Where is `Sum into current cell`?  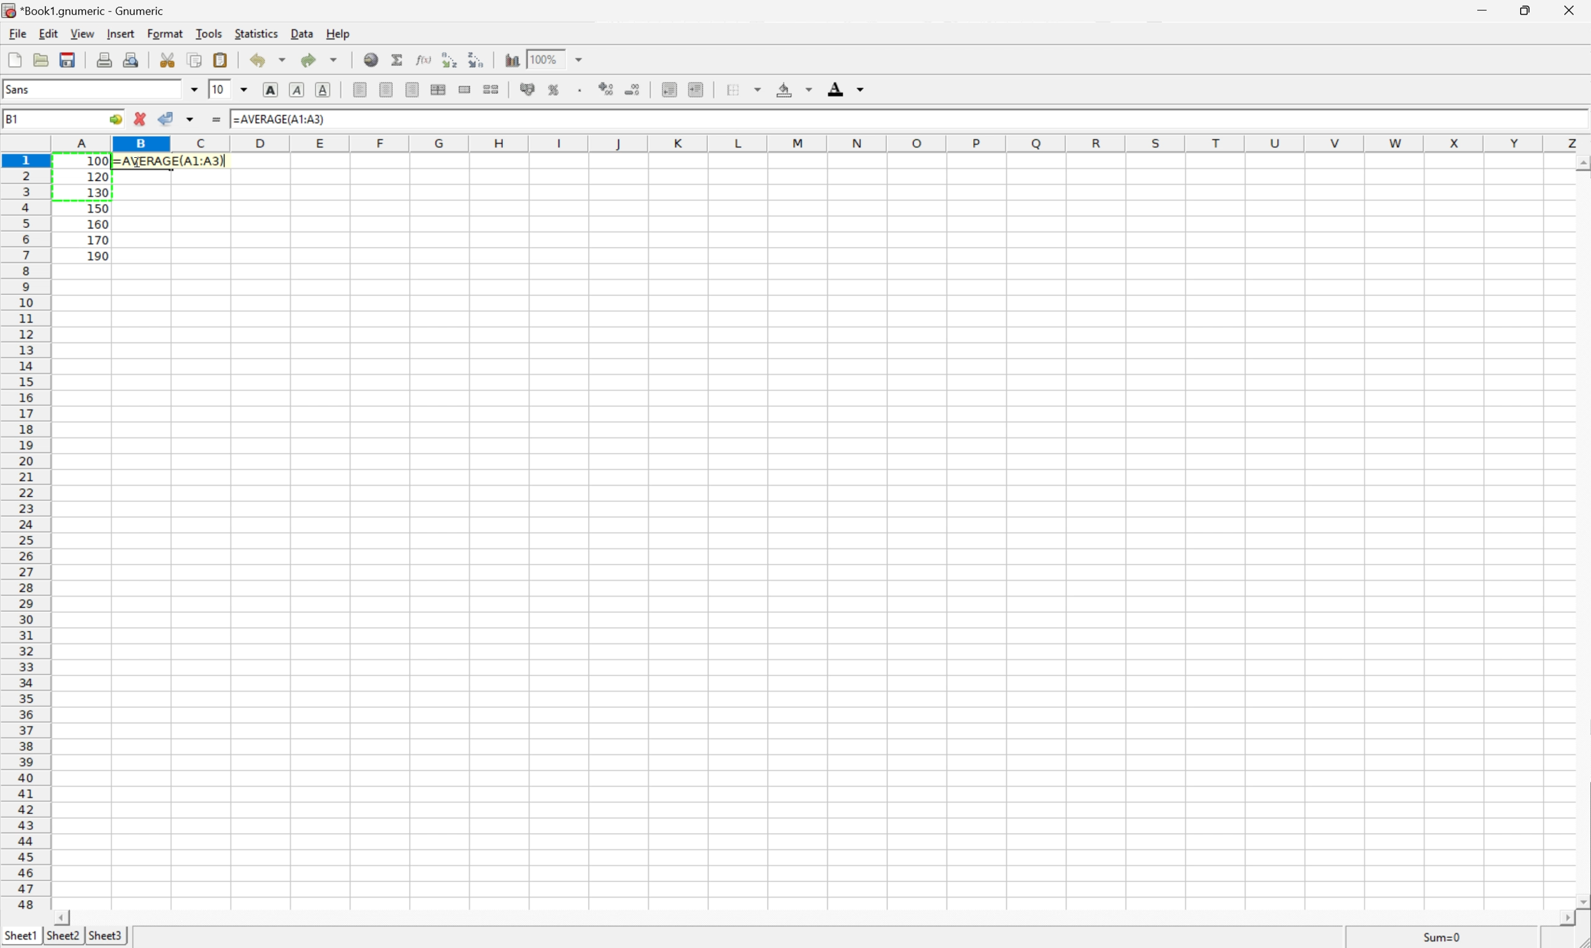 Sum into current cell is located at coordinates (395, 59).